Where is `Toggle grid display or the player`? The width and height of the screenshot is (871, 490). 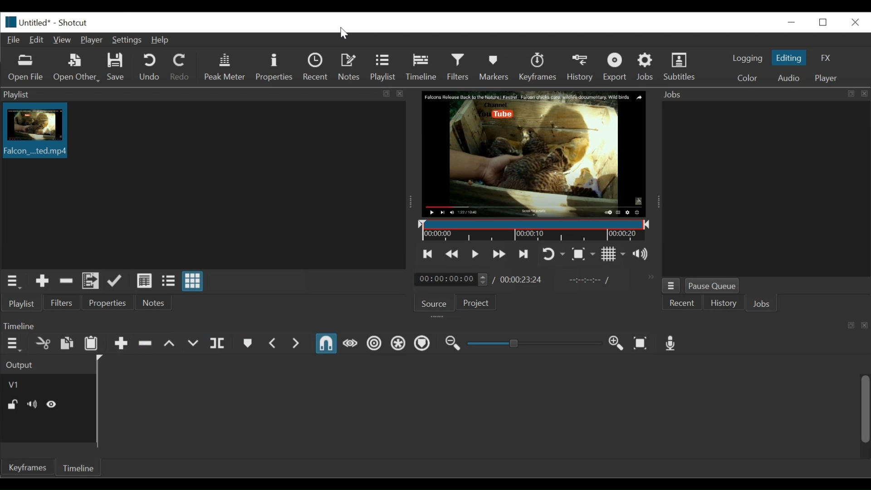 Toggle grid display or the player is located at coordinates (615, 255).